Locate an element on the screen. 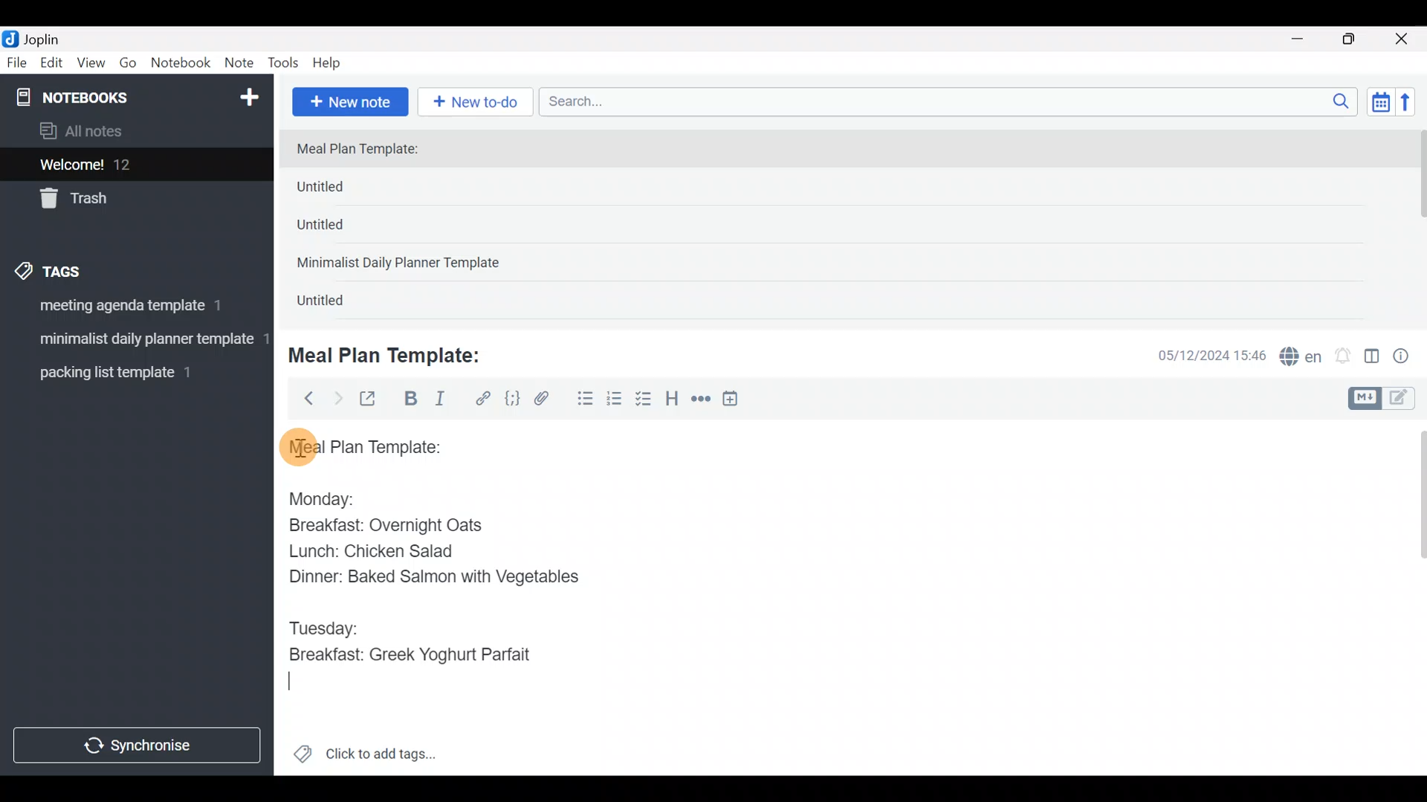 This screenshot has height=802, width=1427. Horizontal rule is located at coordinates (701, 400).